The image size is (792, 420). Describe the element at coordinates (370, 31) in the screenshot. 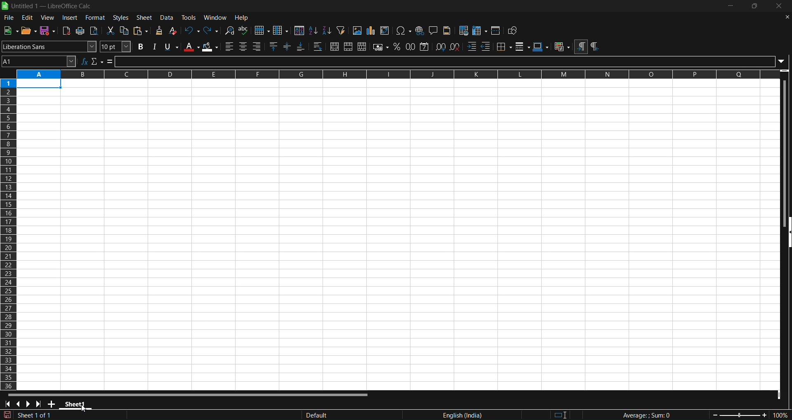

I see `insert chart` at that location.